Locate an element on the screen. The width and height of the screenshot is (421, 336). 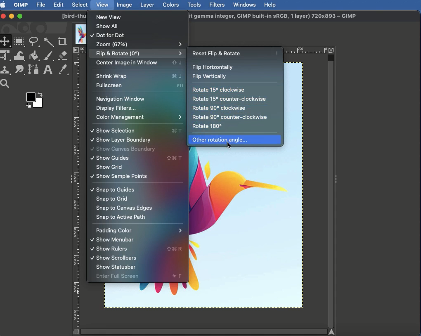
Enter full screen is located at coordinates (125, 277).